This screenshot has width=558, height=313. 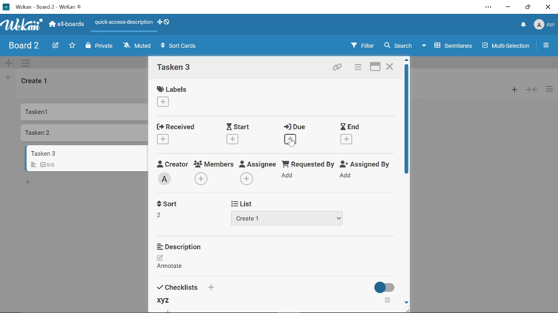 What do you see at coordinates (514, 90) in the screenshot?
I see `Add card to the top of the list` at bounding box center [514, 90].